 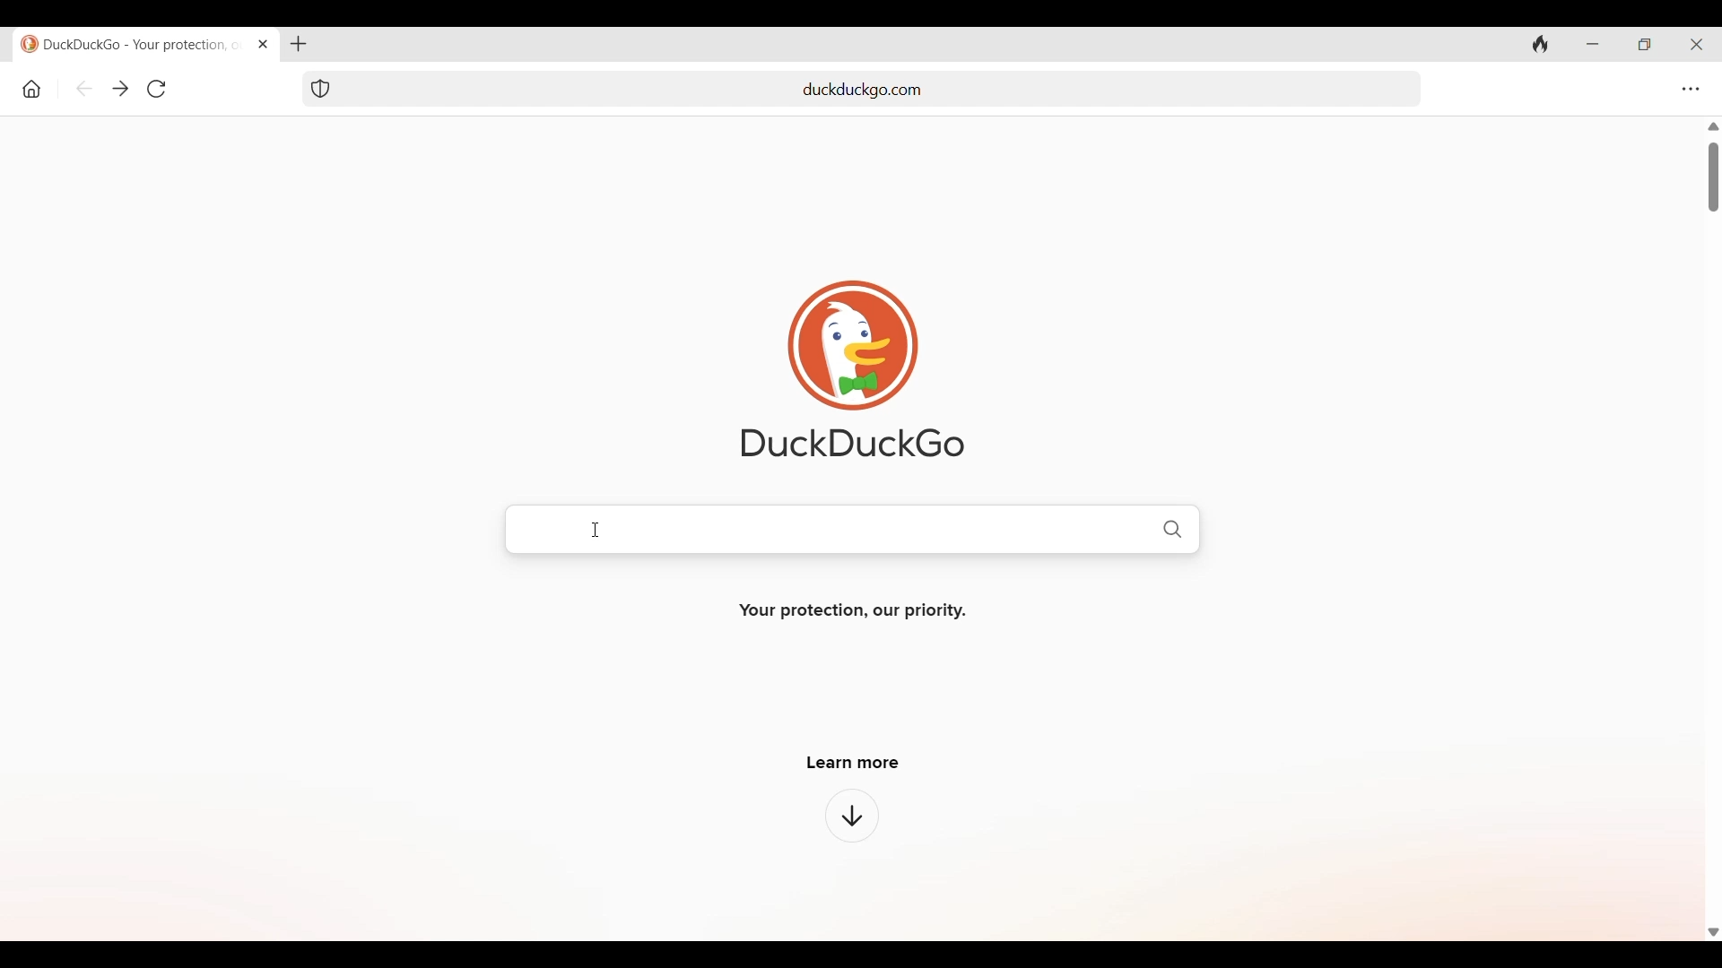 I want to click on duckduckgo - your protection, our priority., so click(x=119, y=45).